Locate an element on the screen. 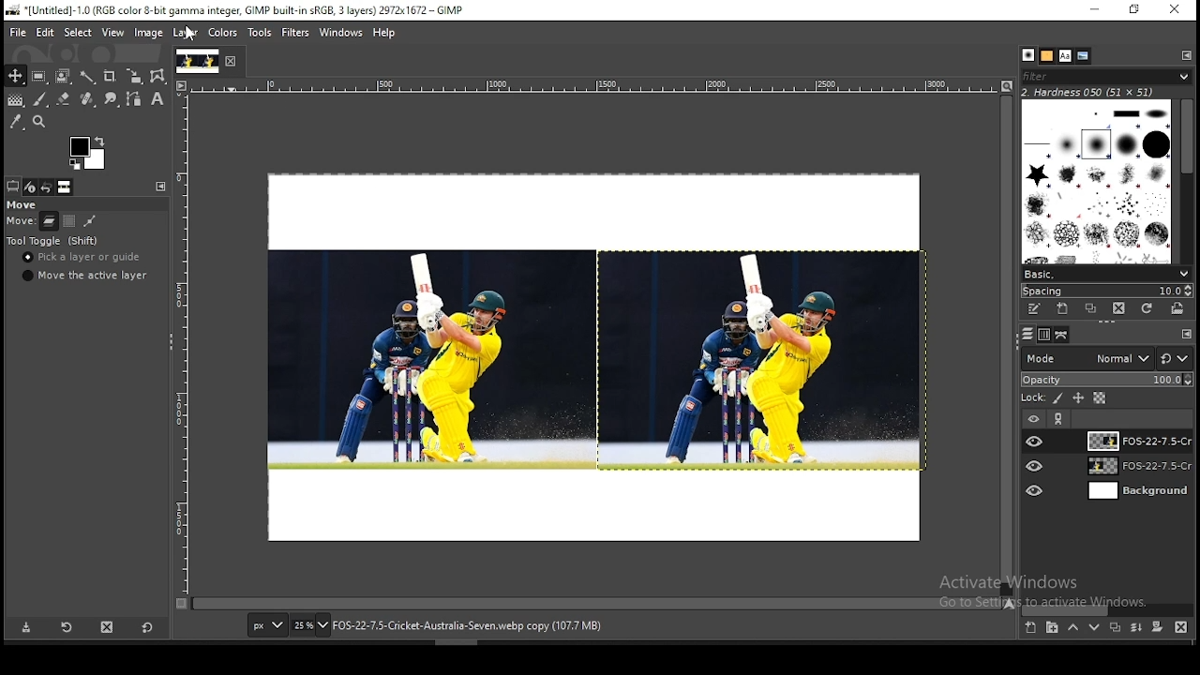 The width and height of the screenshot is (1200, 675). spacing is located at coordinates (1106, 290).